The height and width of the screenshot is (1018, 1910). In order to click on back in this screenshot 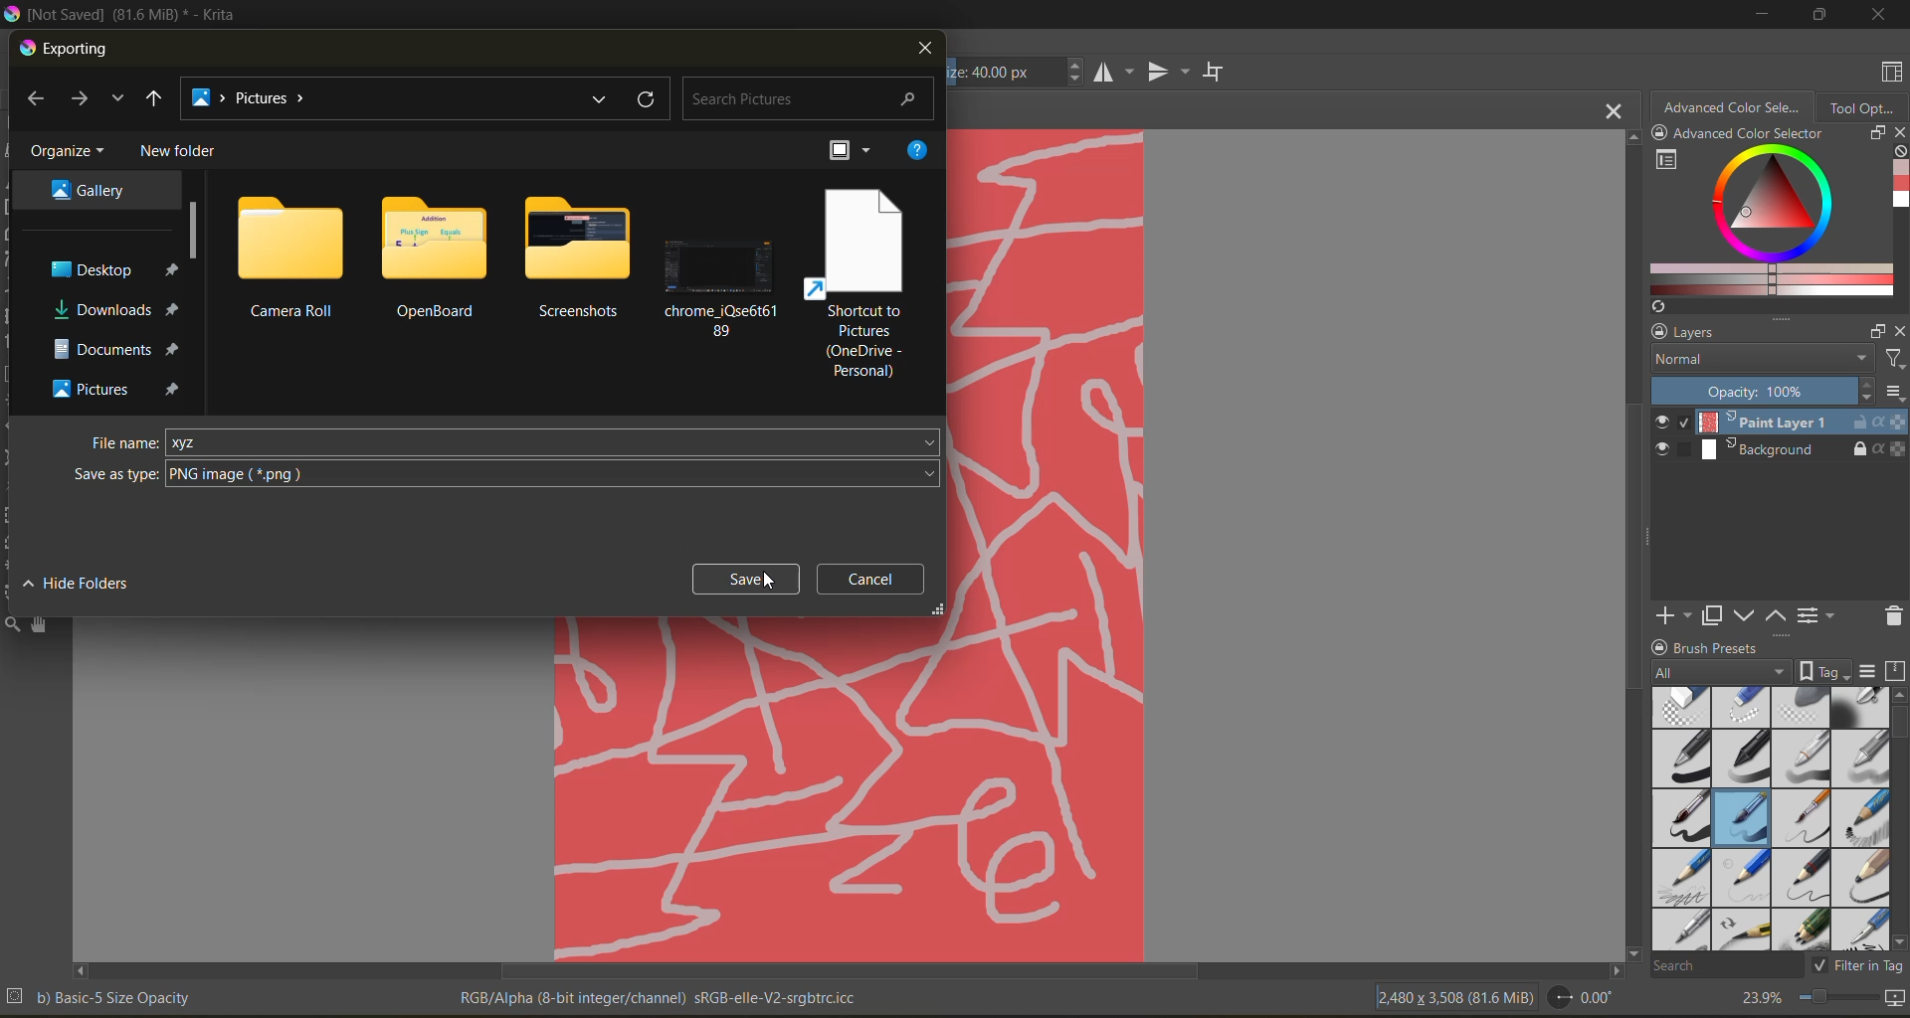, I will do `click(42, 101)`.